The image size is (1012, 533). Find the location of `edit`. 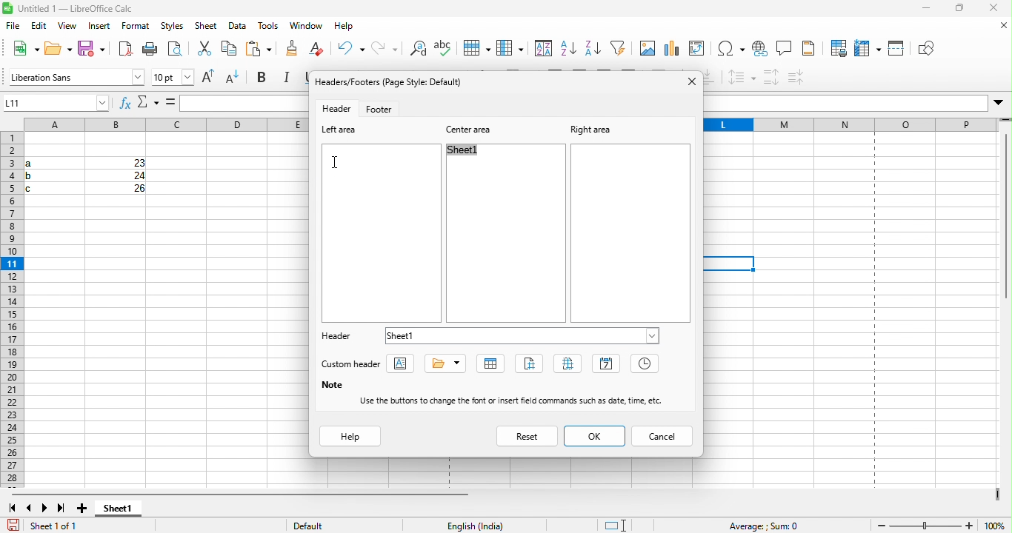

edit is located at coordinates (40, 27).